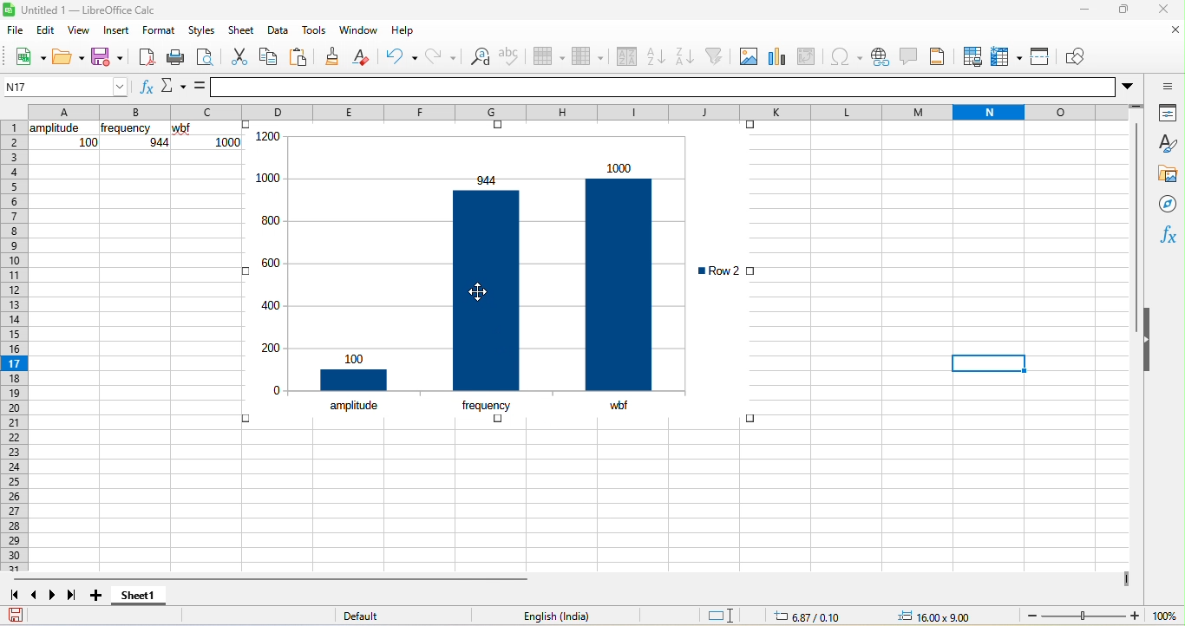 Image resolution: width=1185 pixels, height=626 pixels. Describe the element at coordinates (777, 57) in the screenshot. I see `chart` at that location.